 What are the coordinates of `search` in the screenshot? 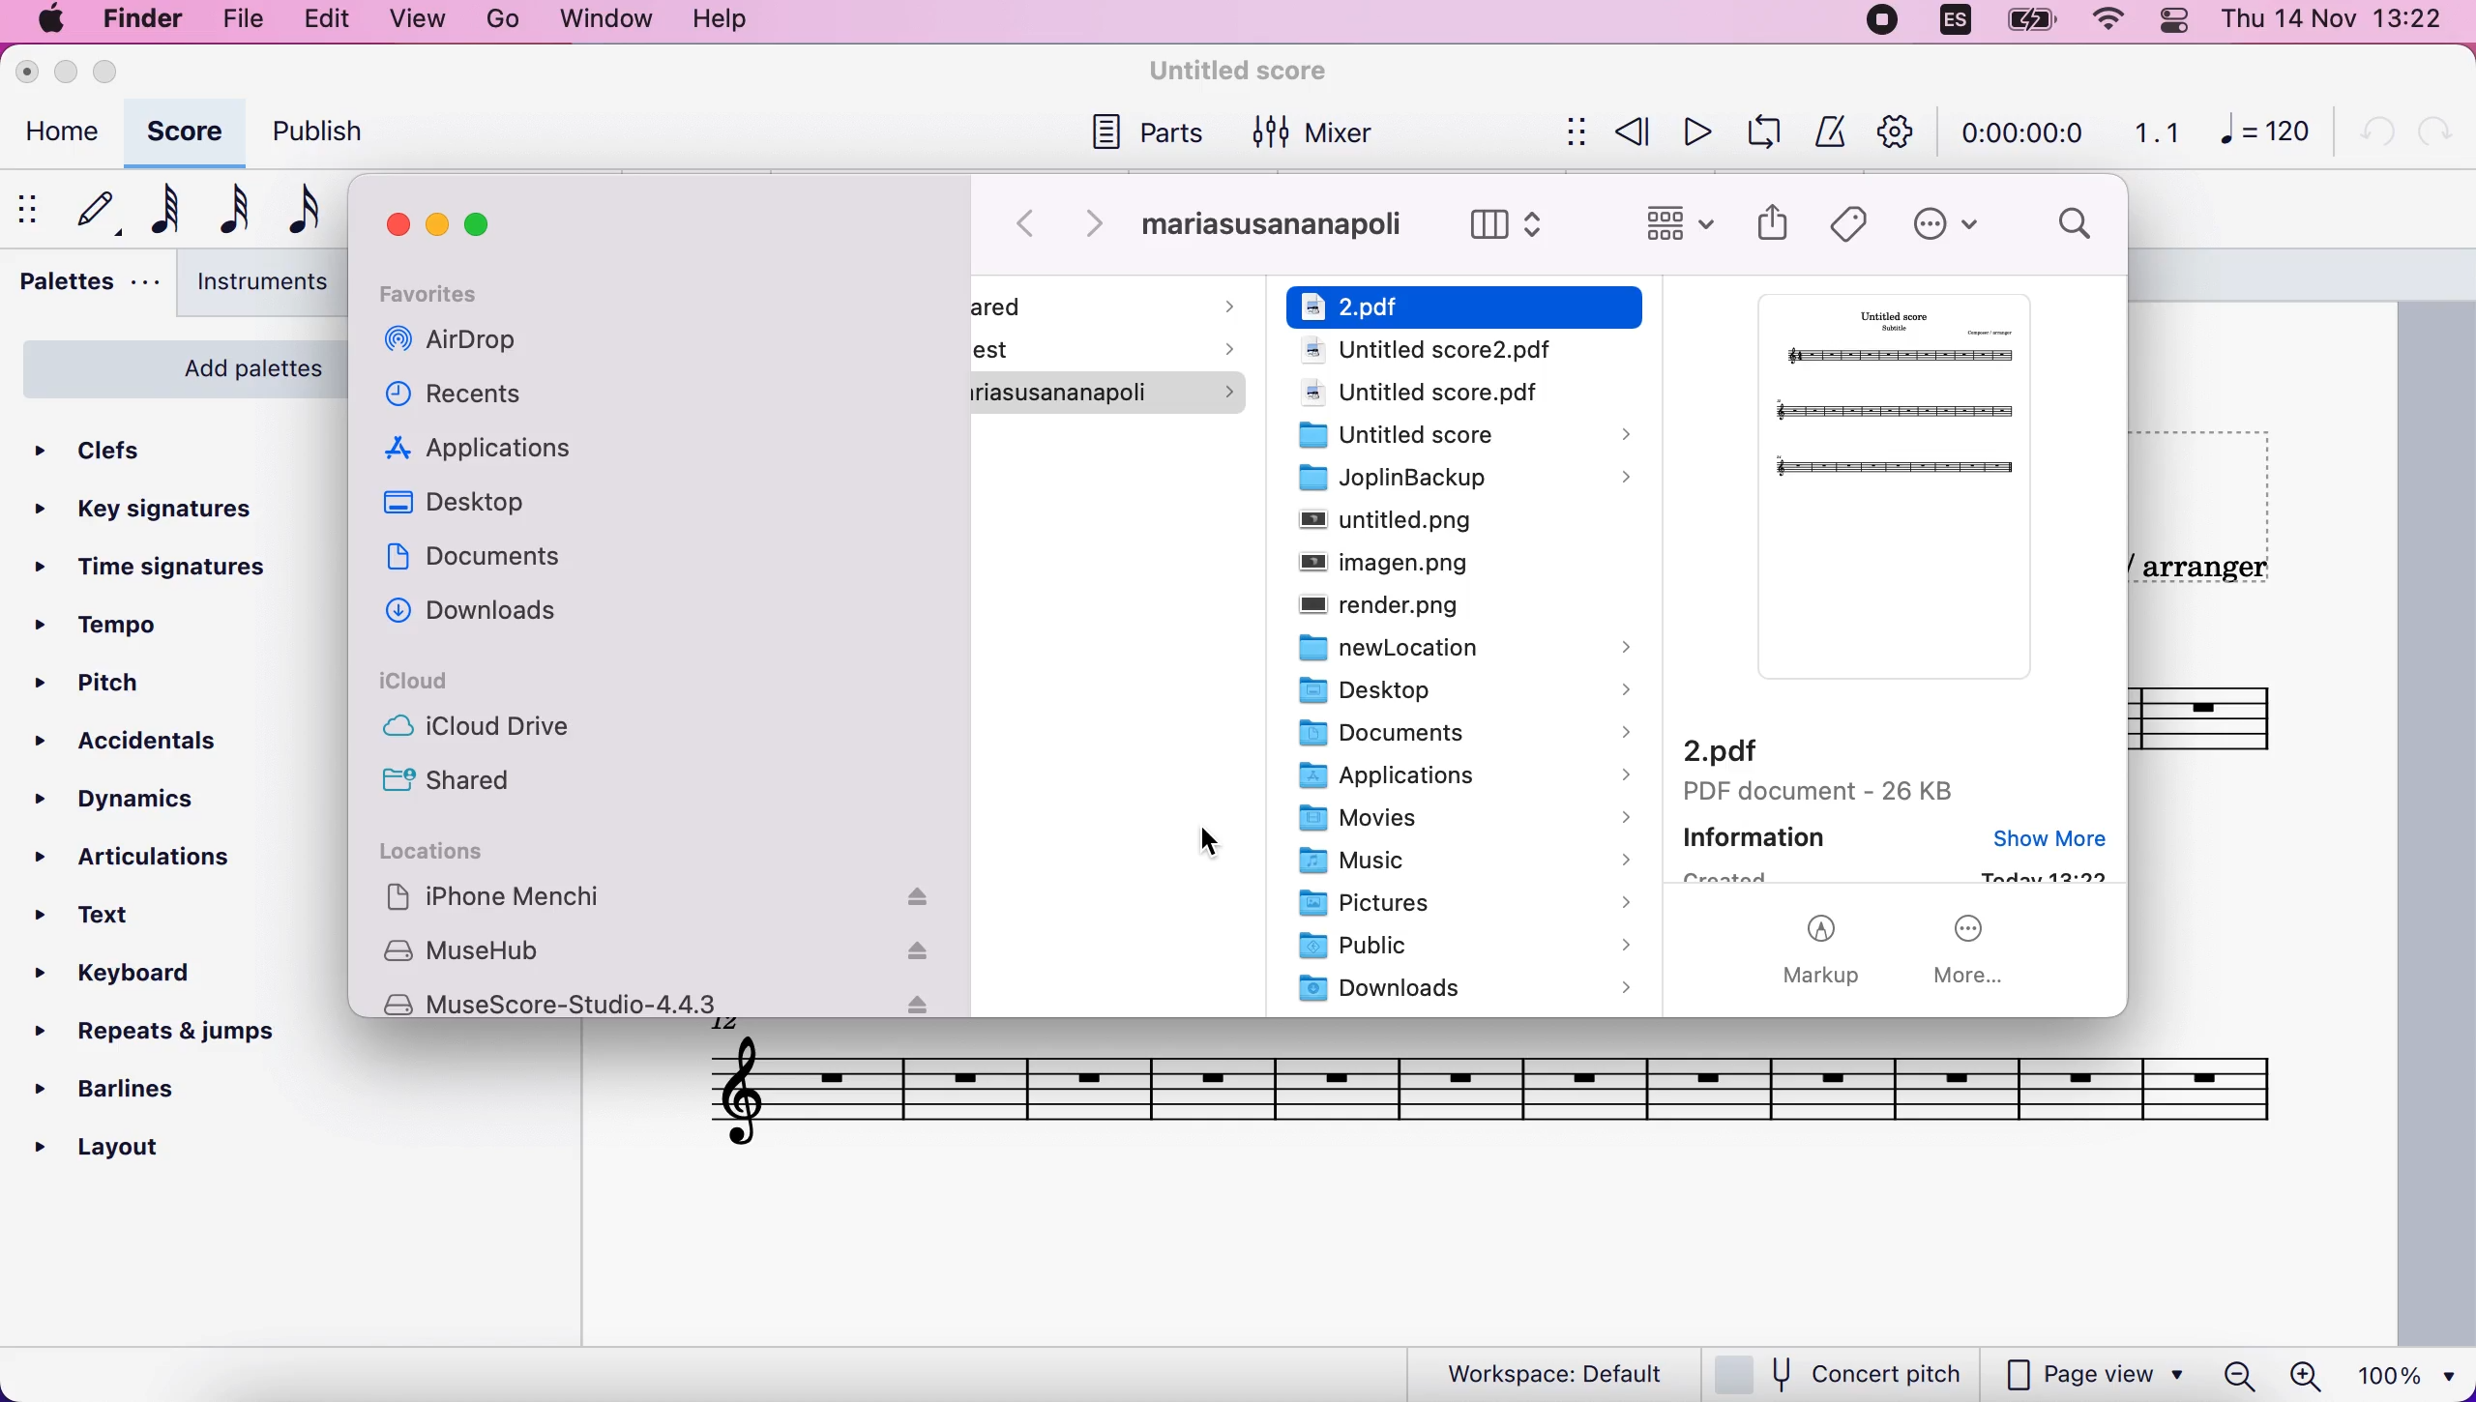 It's located at (2077, 227).